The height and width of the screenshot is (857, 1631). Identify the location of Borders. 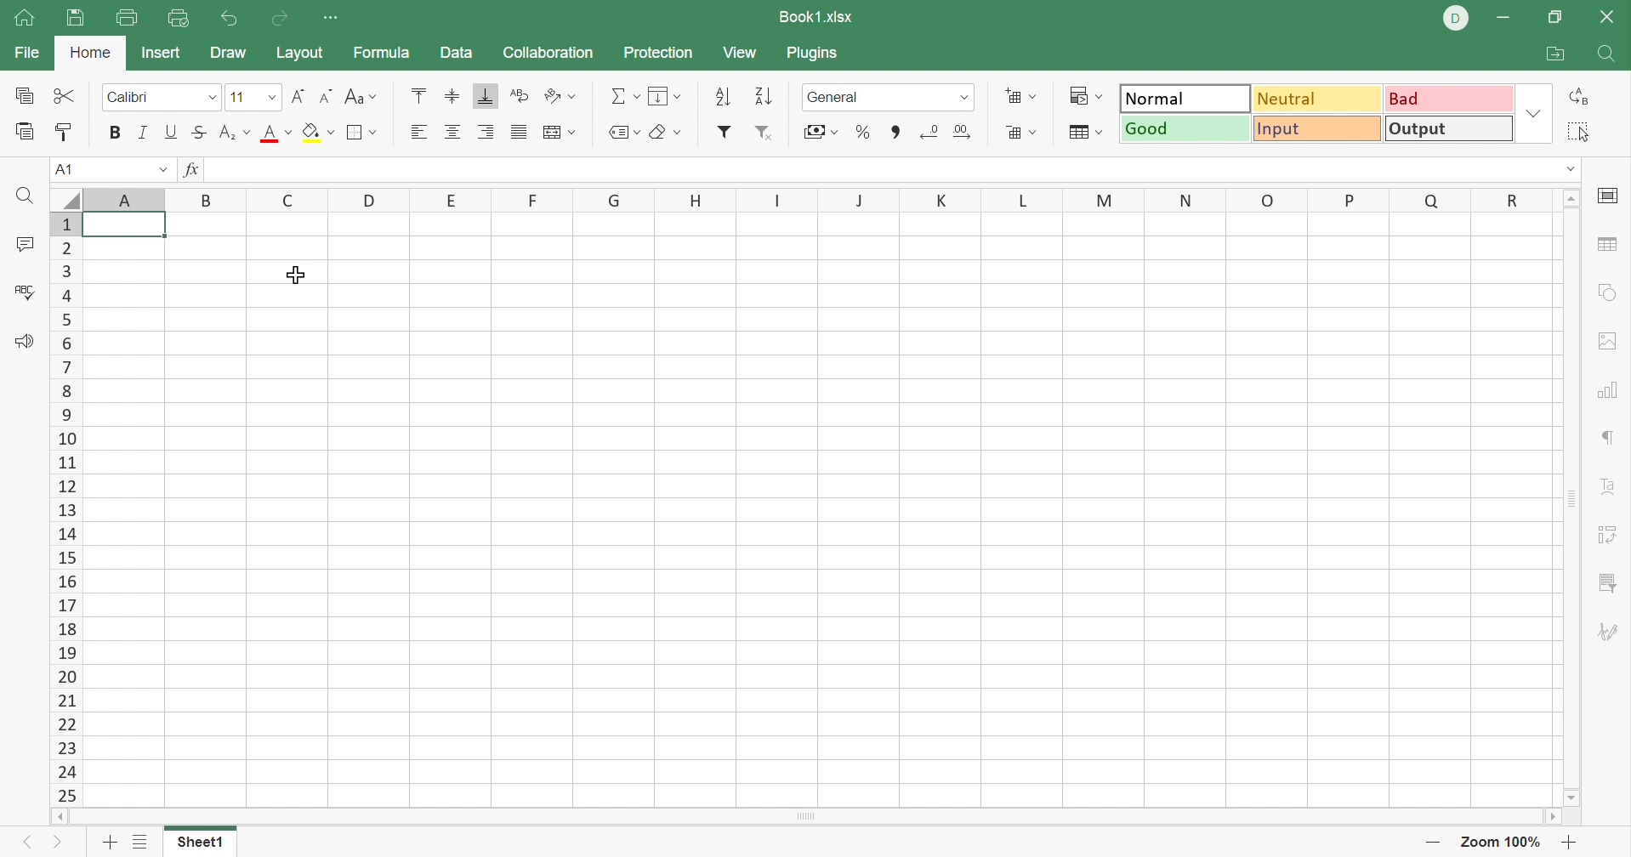
(365, 136).